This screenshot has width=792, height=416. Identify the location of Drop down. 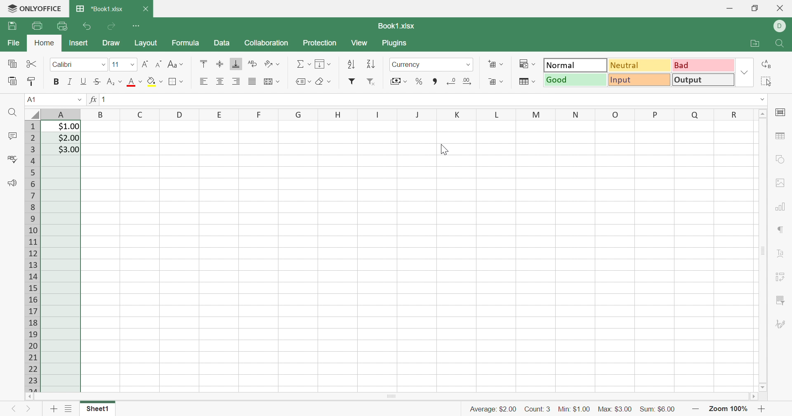
(745, 72).